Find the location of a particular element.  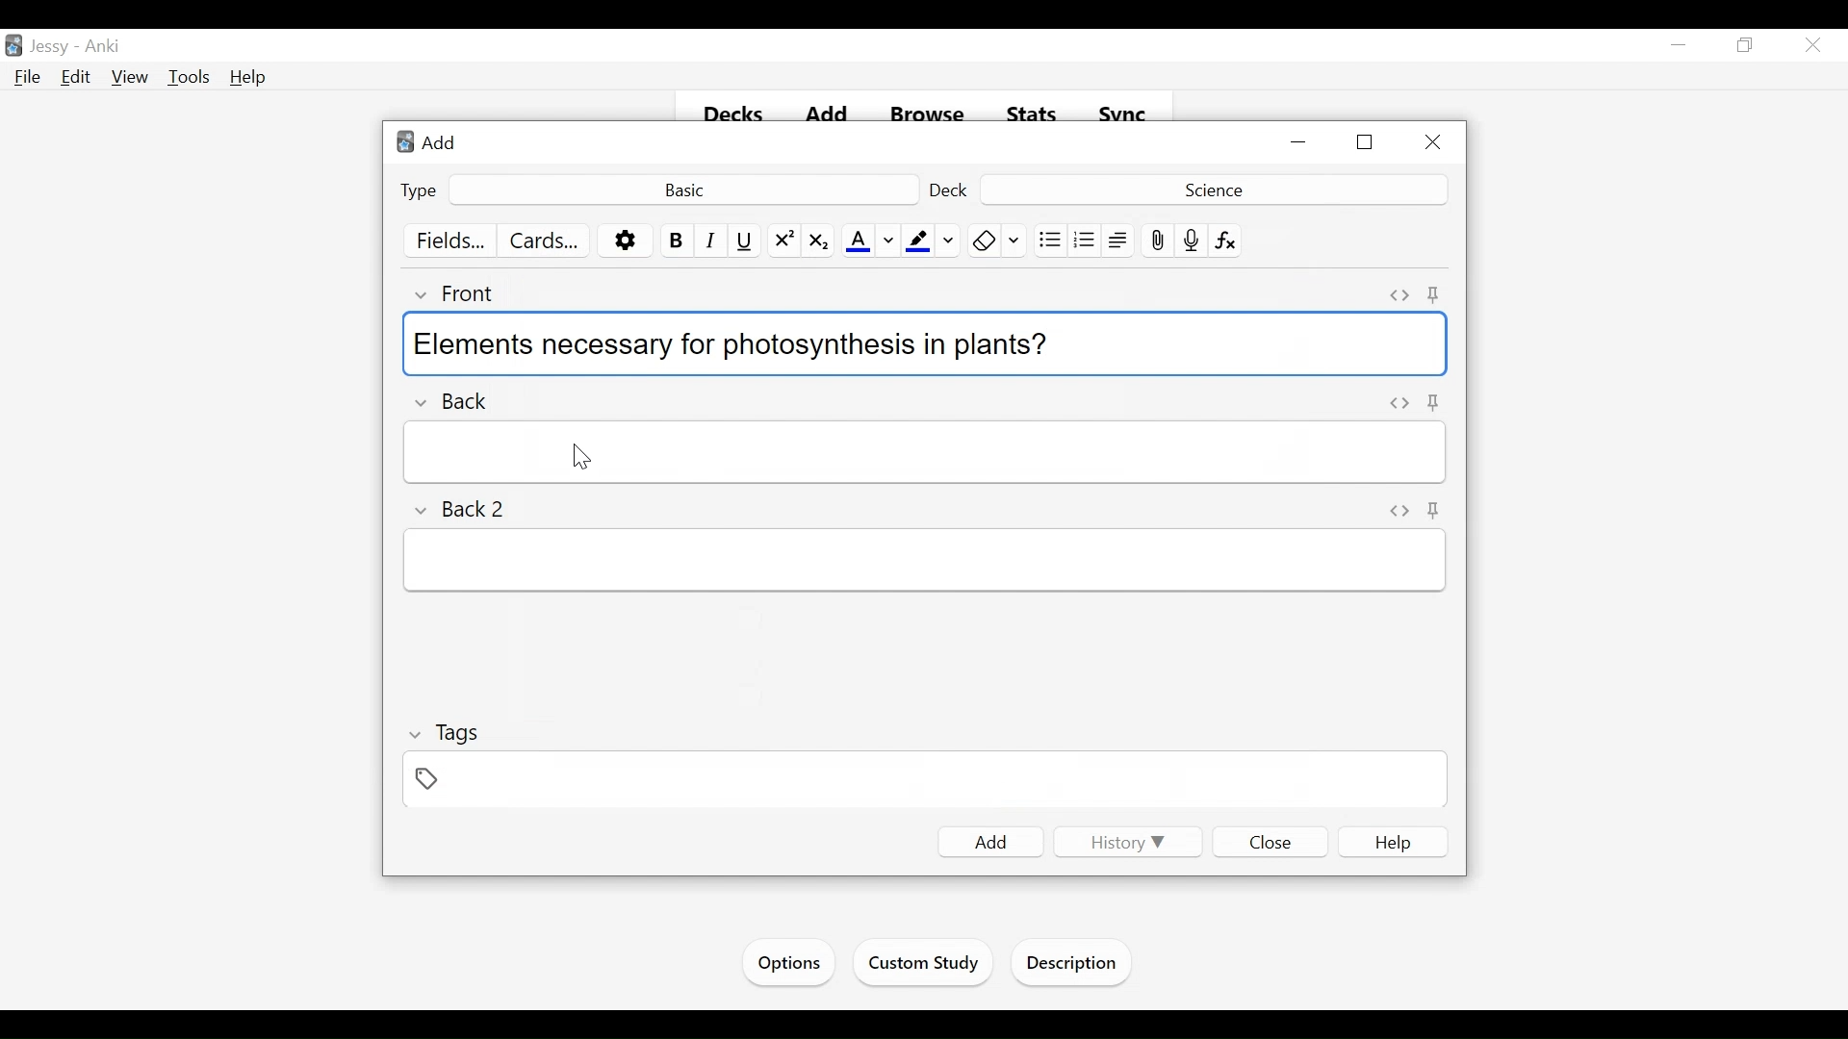

Close is located at coordinates (1431, 143).